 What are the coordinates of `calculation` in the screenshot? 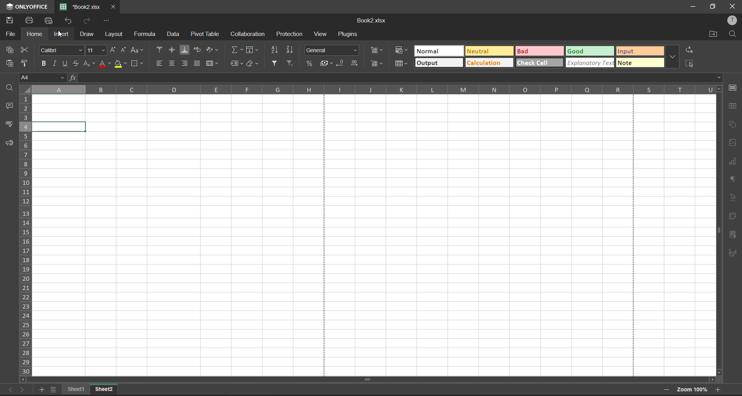 It's located at (488, 63).